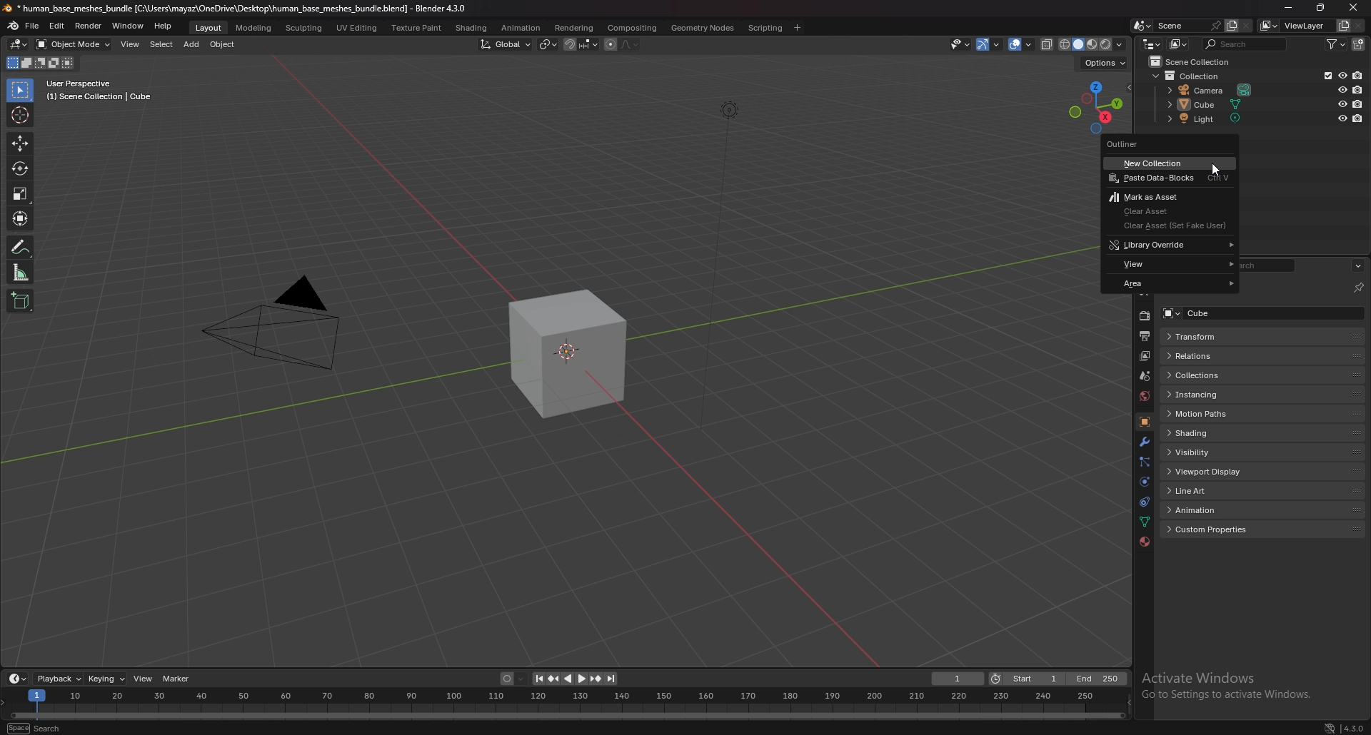 This screenshot has height=735, width=1371. I want to click on blender, so click(14, 26).